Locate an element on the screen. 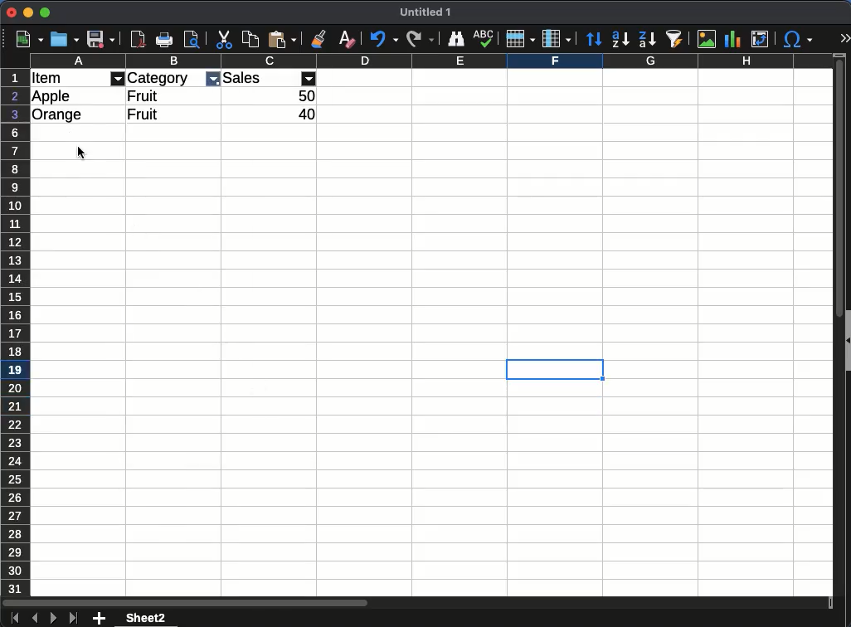  copy is located at coordinates (250, 41).